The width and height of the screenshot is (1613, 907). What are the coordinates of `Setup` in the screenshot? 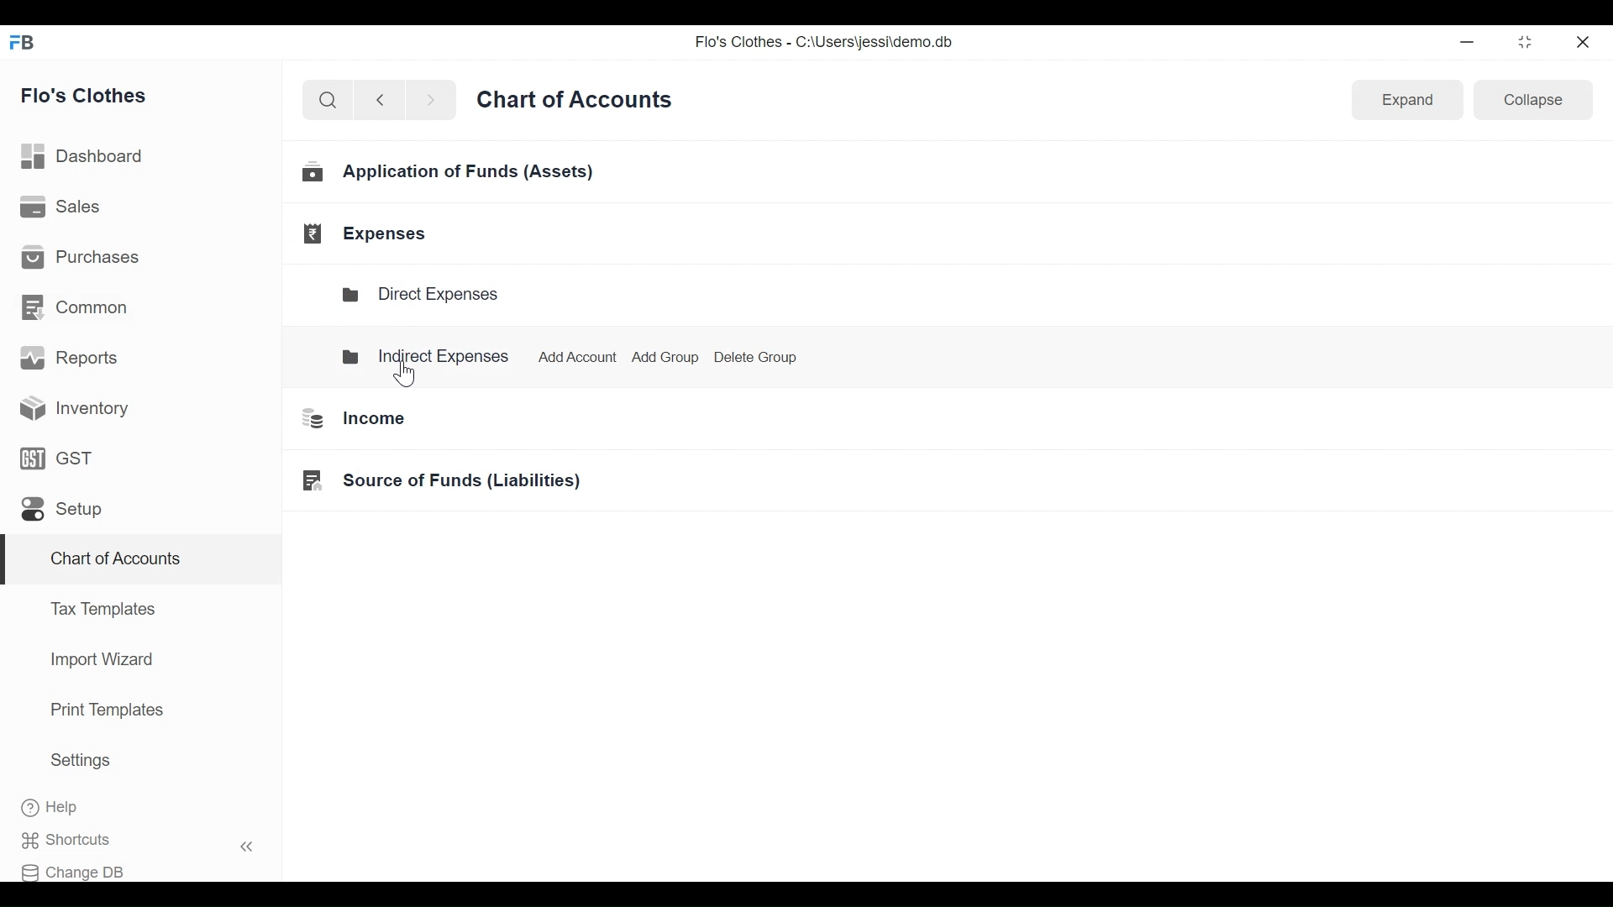 It's located at (60, 513).